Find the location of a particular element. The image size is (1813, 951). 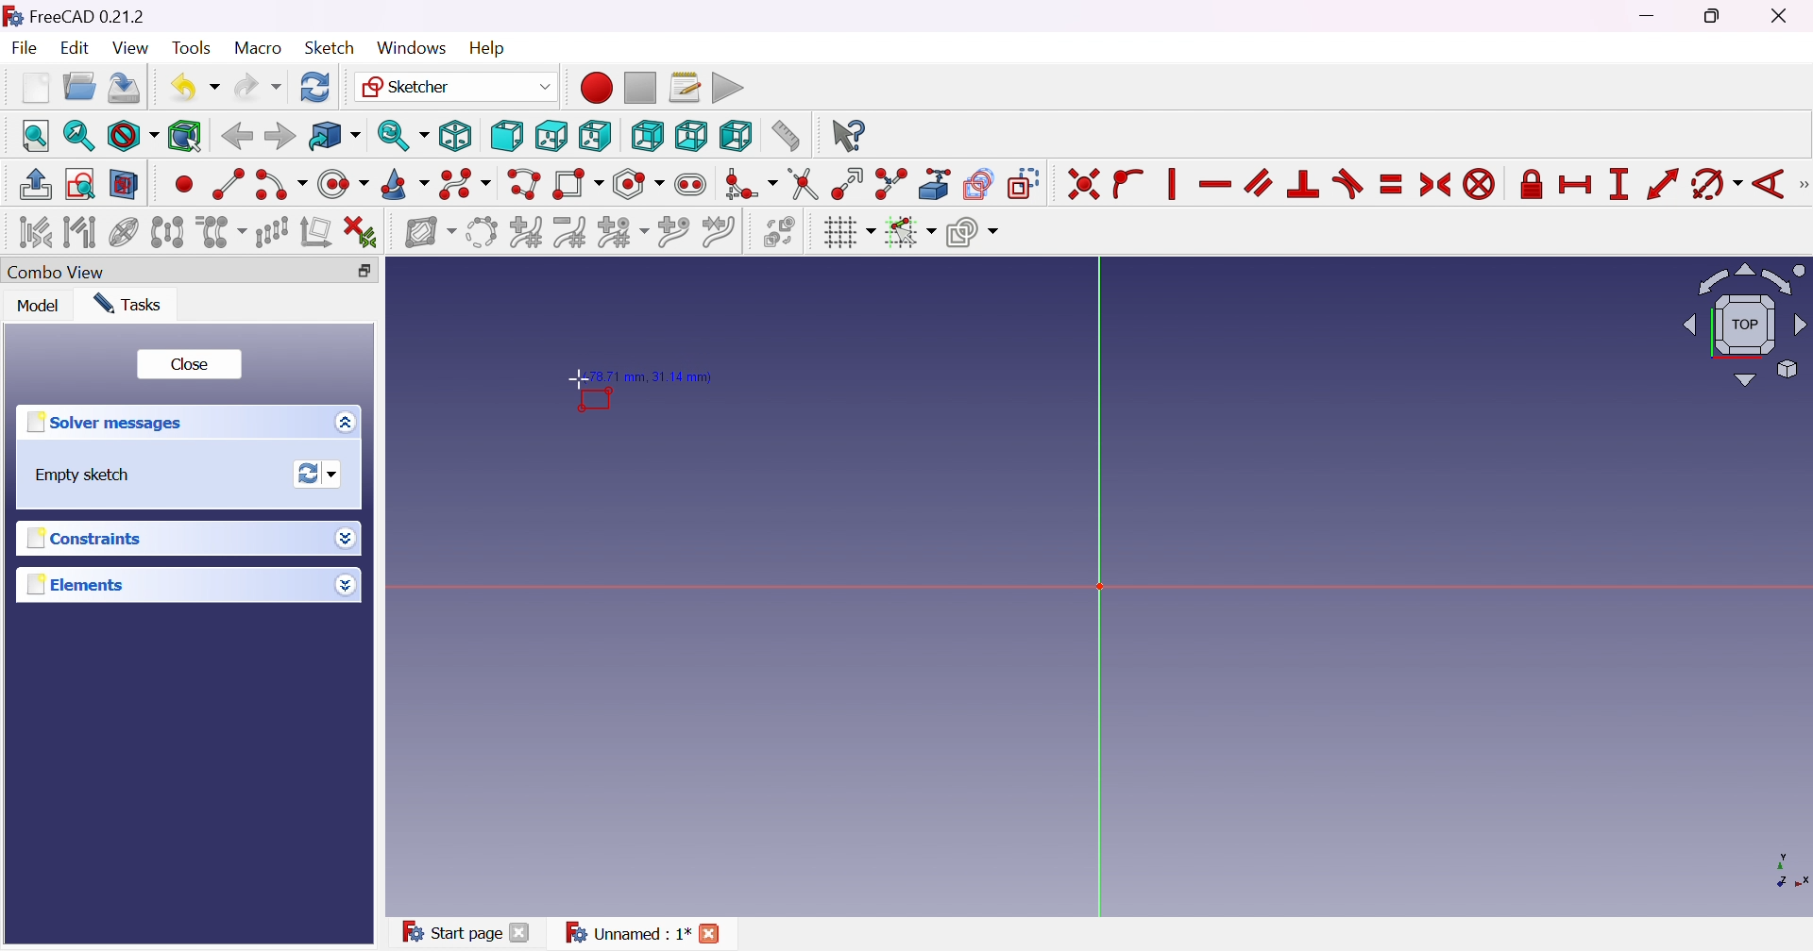

FreeCAD 0.21.2 is located at coordinates (74, 13).